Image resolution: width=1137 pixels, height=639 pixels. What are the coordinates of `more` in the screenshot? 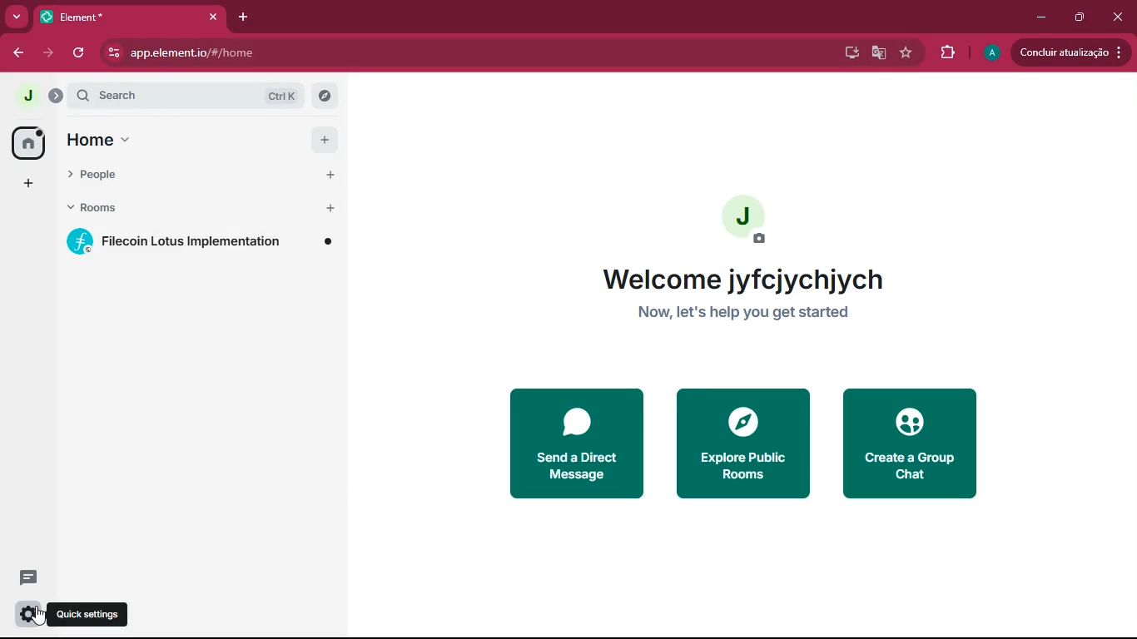 It's located at (18, 17).